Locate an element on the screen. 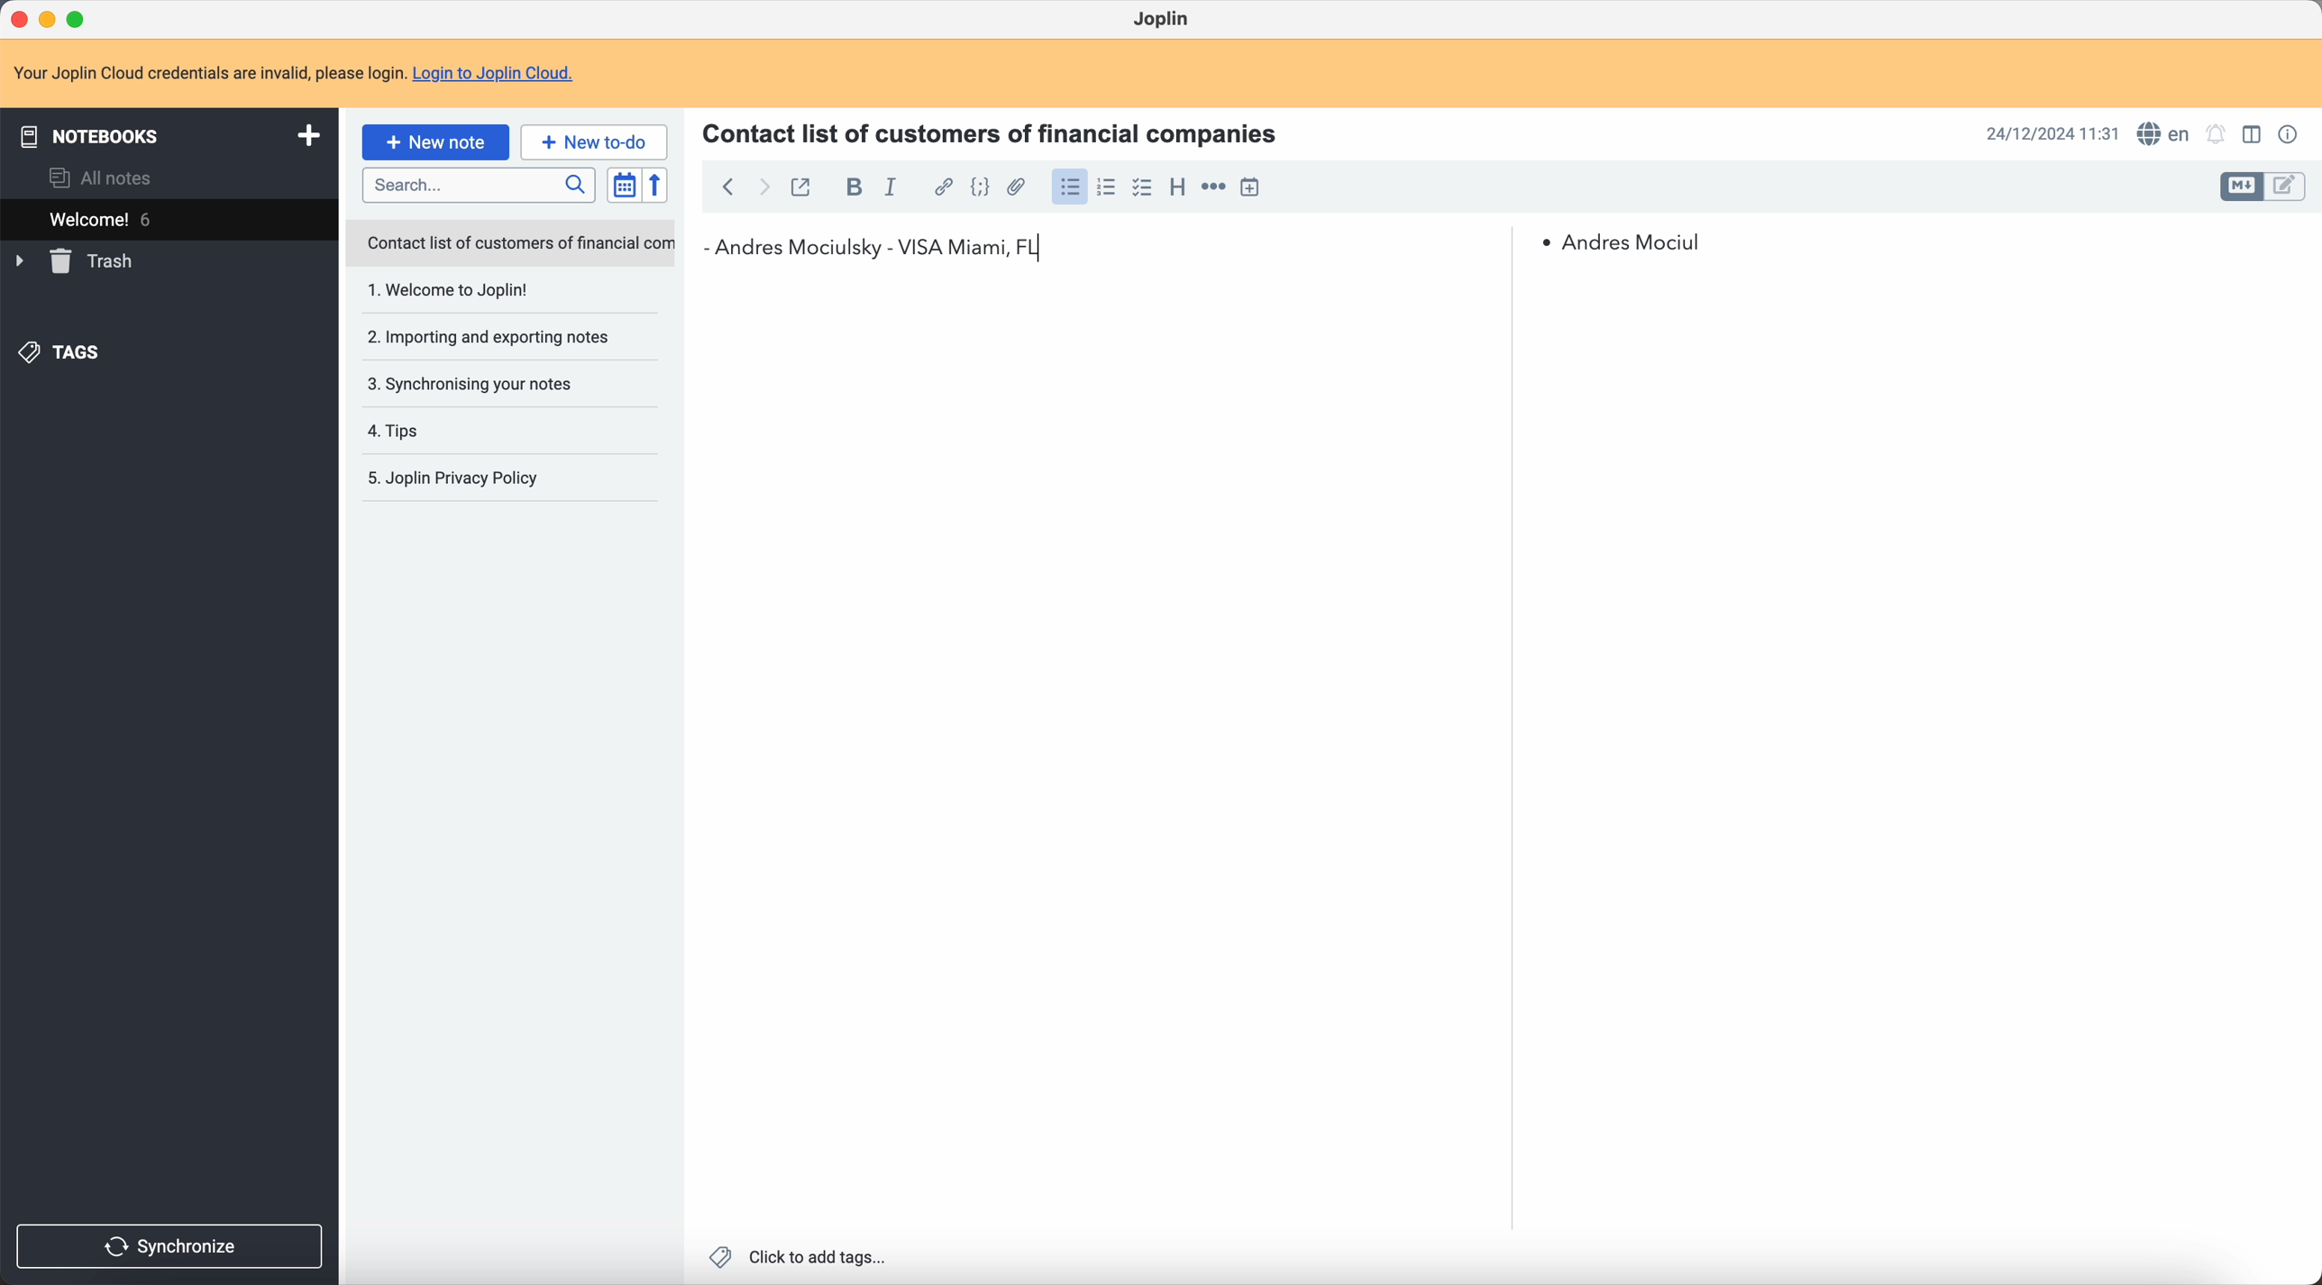 This screenshot has height=1285, width=2322. Joplin is located at coordinates (1160, 18).